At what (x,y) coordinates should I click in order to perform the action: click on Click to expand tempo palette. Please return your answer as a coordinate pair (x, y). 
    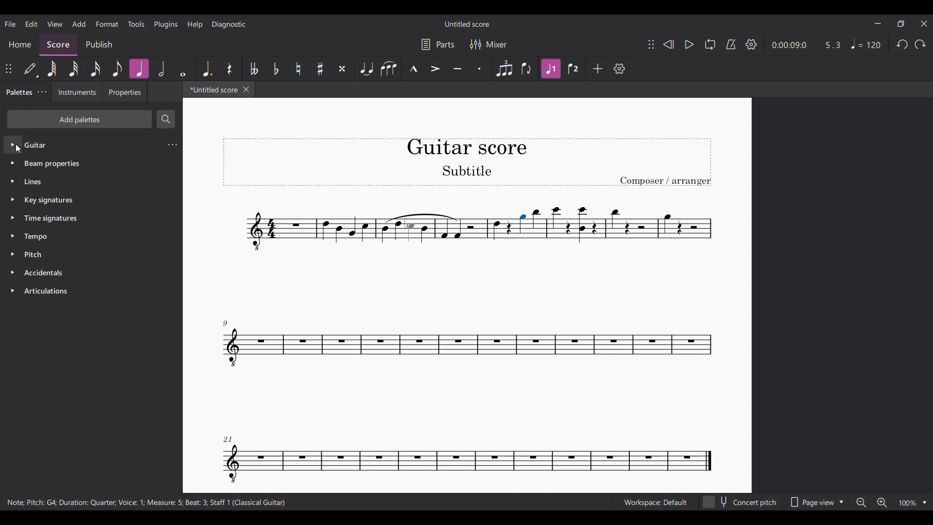
    Looking at the image, I should click on (12, 235).